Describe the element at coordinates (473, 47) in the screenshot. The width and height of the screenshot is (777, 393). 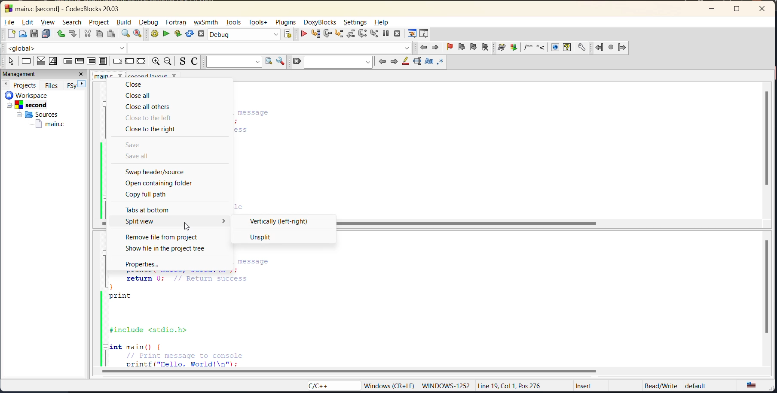
I see `next  bookmark` at that location.